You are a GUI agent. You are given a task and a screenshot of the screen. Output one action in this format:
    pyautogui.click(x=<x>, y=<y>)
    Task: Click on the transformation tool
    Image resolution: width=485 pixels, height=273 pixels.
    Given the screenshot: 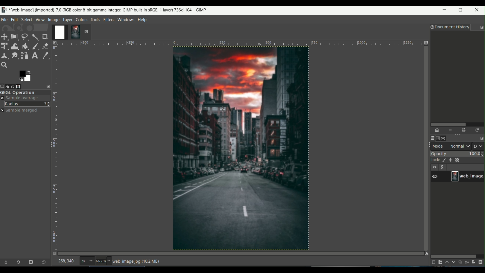 What is the action you would take?
    pyautogui.click(x=15, y=45)
    